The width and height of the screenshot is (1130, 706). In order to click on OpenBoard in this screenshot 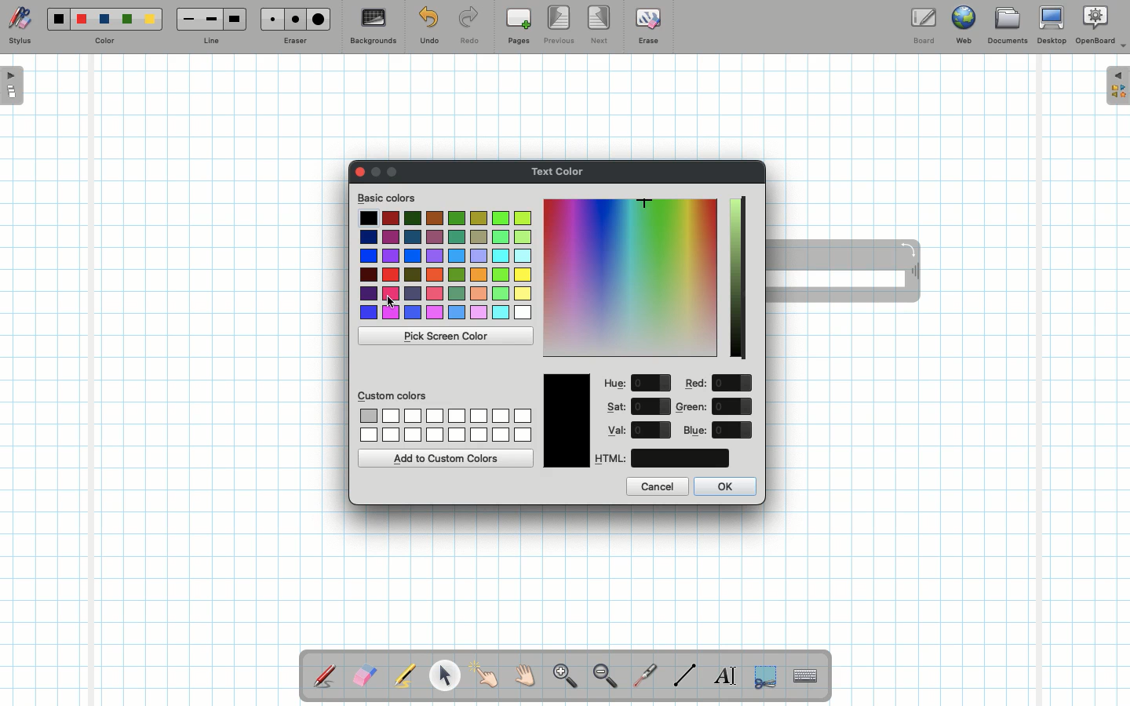, I will do `click(1101, 25)`.